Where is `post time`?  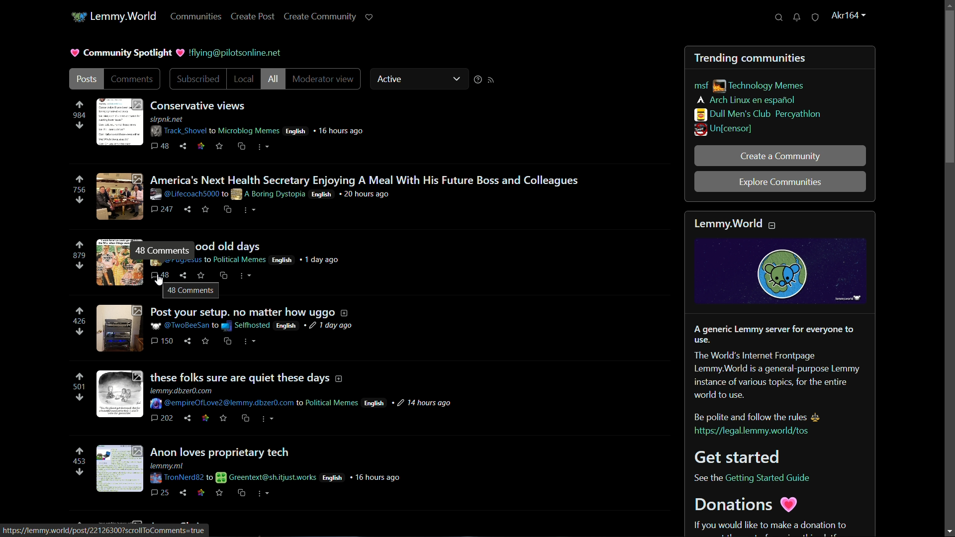 post time is located at coordinates (323, 259).